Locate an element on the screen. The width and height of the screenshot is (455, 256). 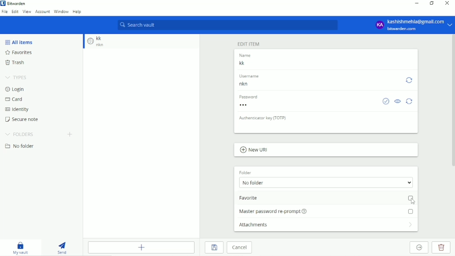
Window is located at coordinates (61, 12).